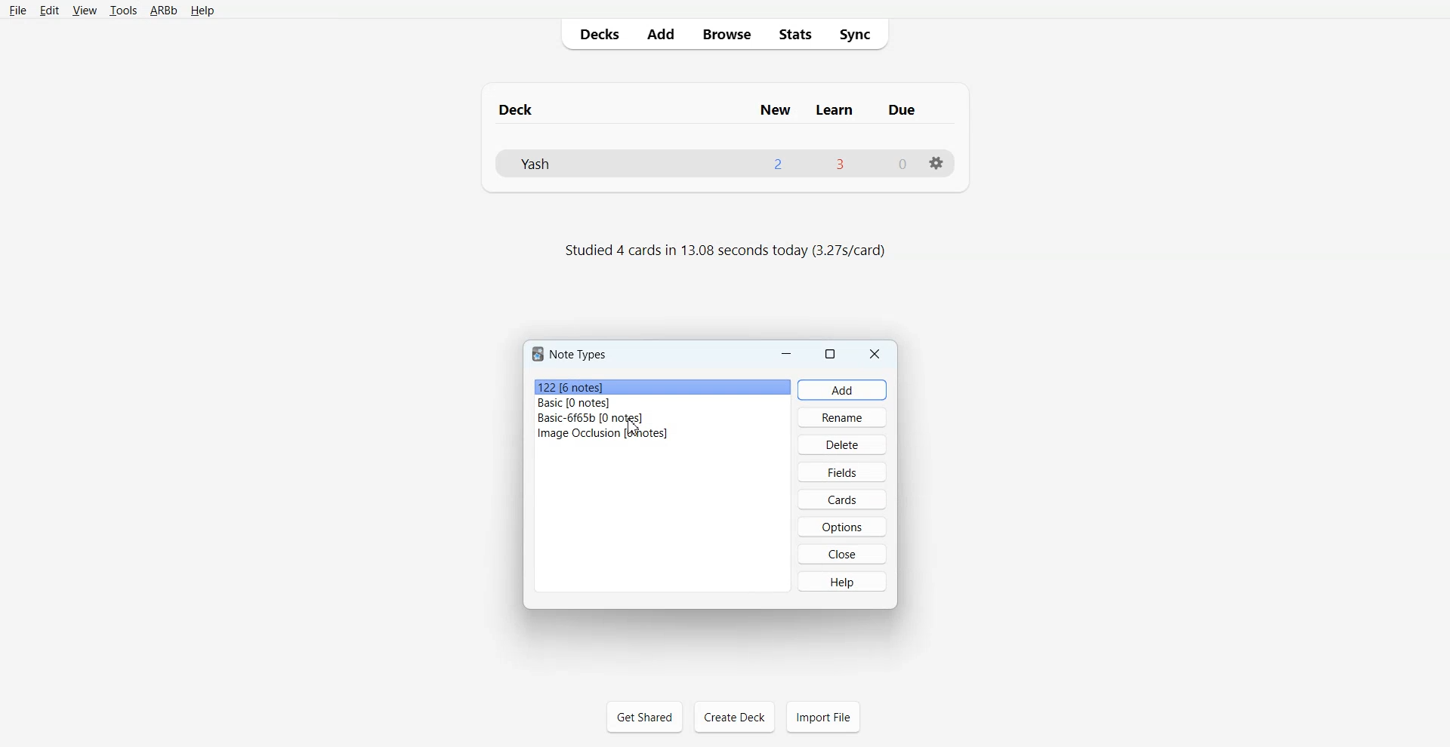  Describe the element at coordinates (572, 354) in the screenshot. I see `Text` at that location.